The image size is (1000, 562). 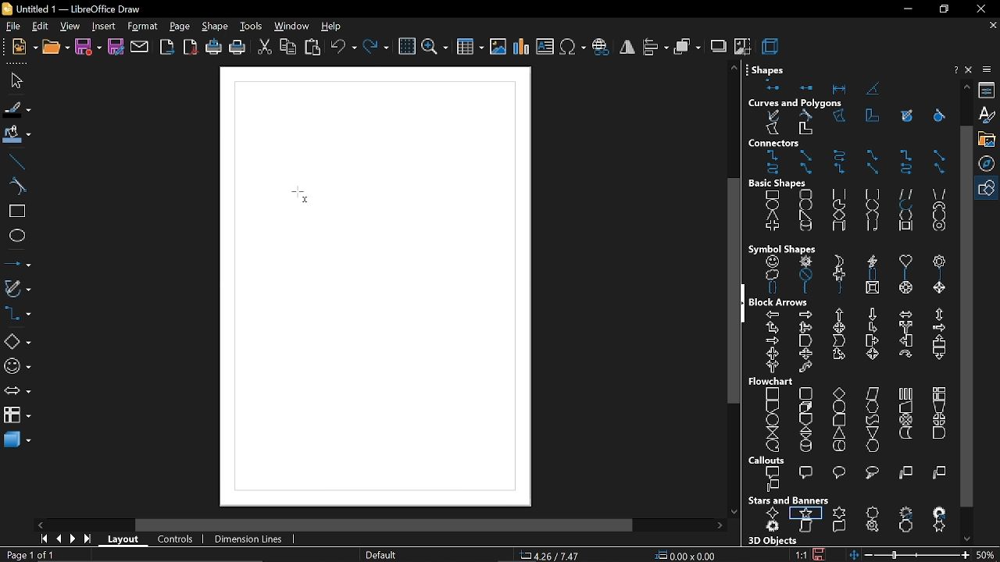 What do you see at coordinates (175, 539) in the screenshot?
I see `controls` at bounding box center [175, 539].